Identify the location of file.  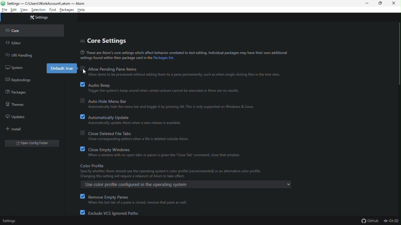
(4, 10).